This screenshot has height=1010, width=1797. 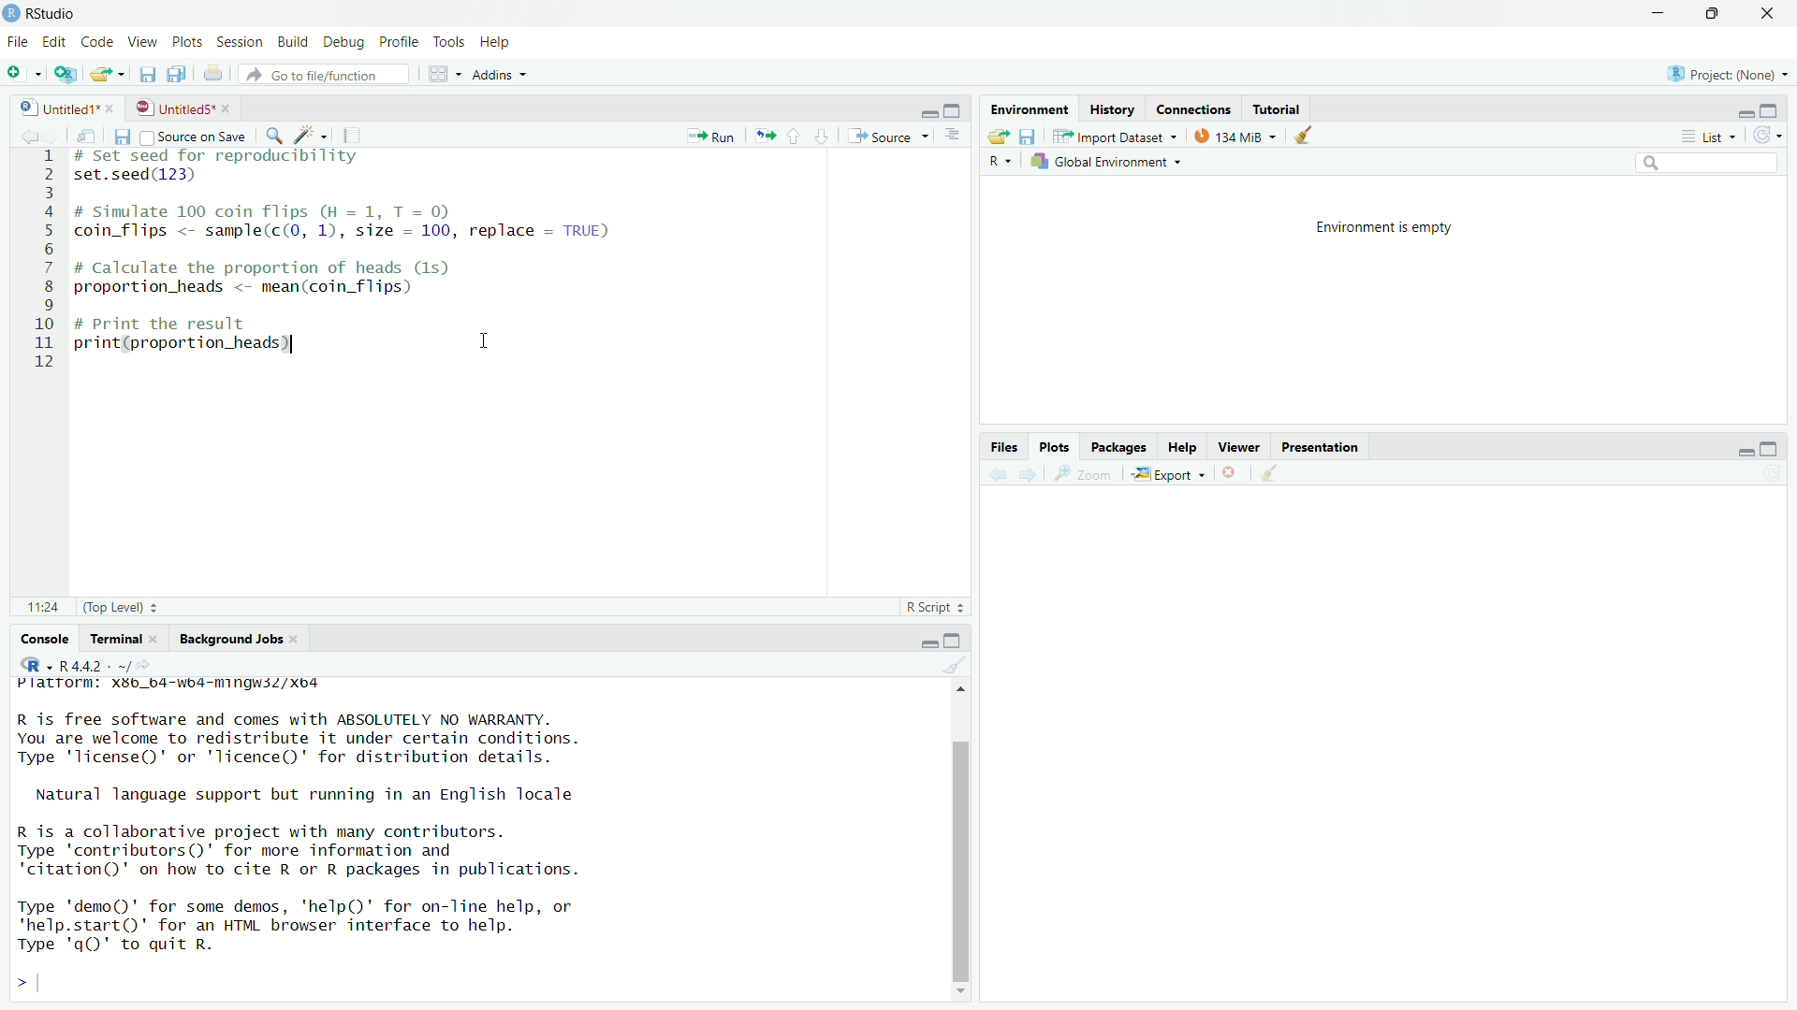 I want to click on session, so click(x=239, y=40).